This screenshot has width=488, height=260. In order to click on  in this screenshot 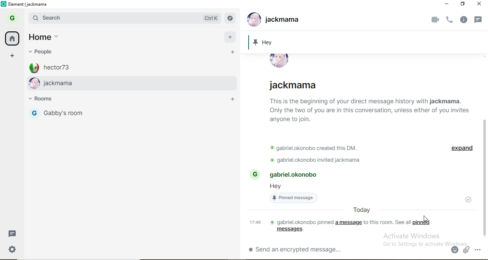, I will do `click(313, 160)`.